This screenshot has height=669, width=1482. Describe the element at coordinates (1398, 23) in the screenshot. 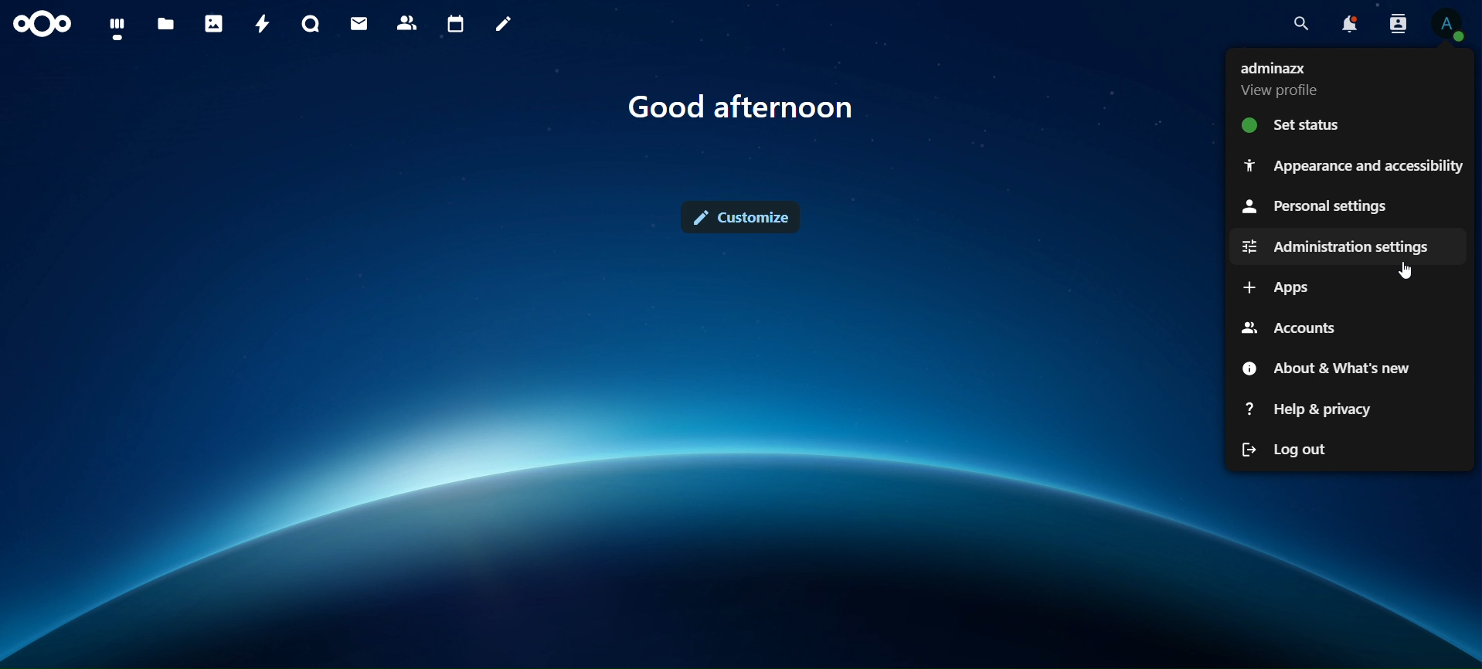

I see `search contacts` at that location.